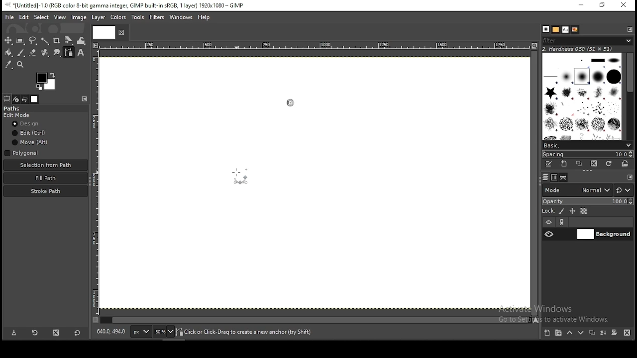  What do you see at coordinates (615, 333) in the screenshot?
I see `add a mask` at bounding box center [615, 333].